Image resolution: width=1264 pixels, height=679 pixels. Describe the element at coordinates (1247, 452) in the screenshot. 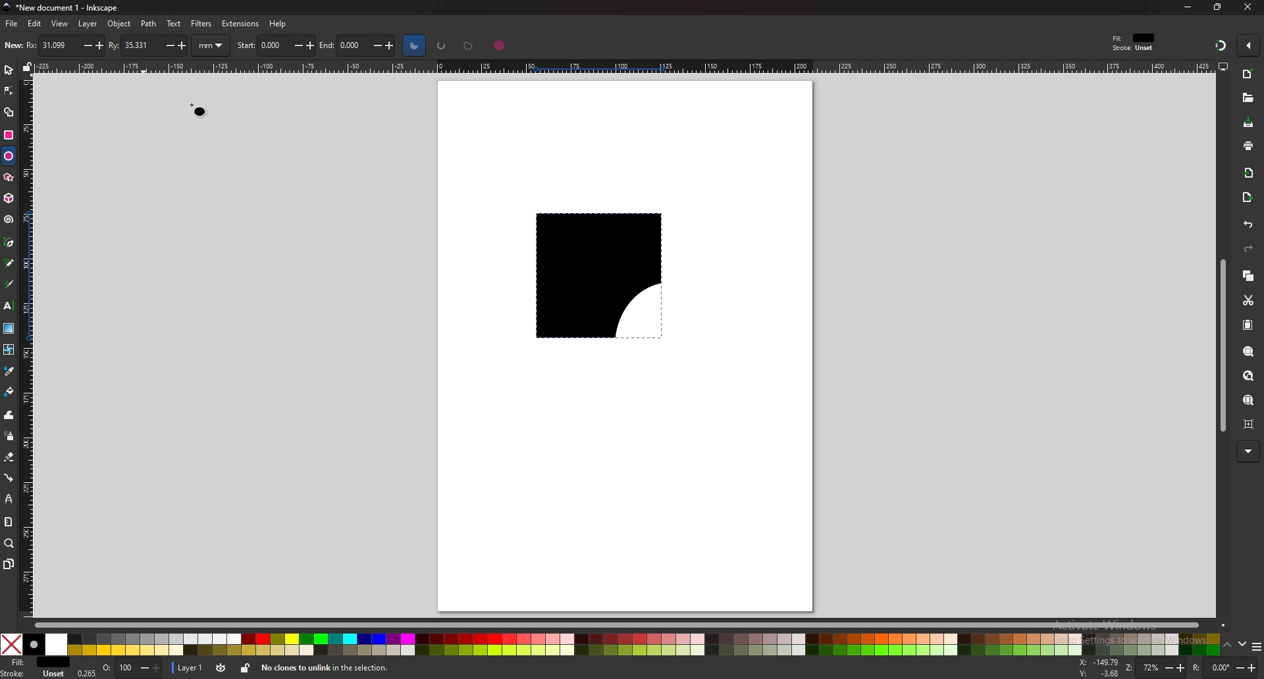

I see `more` at that location.